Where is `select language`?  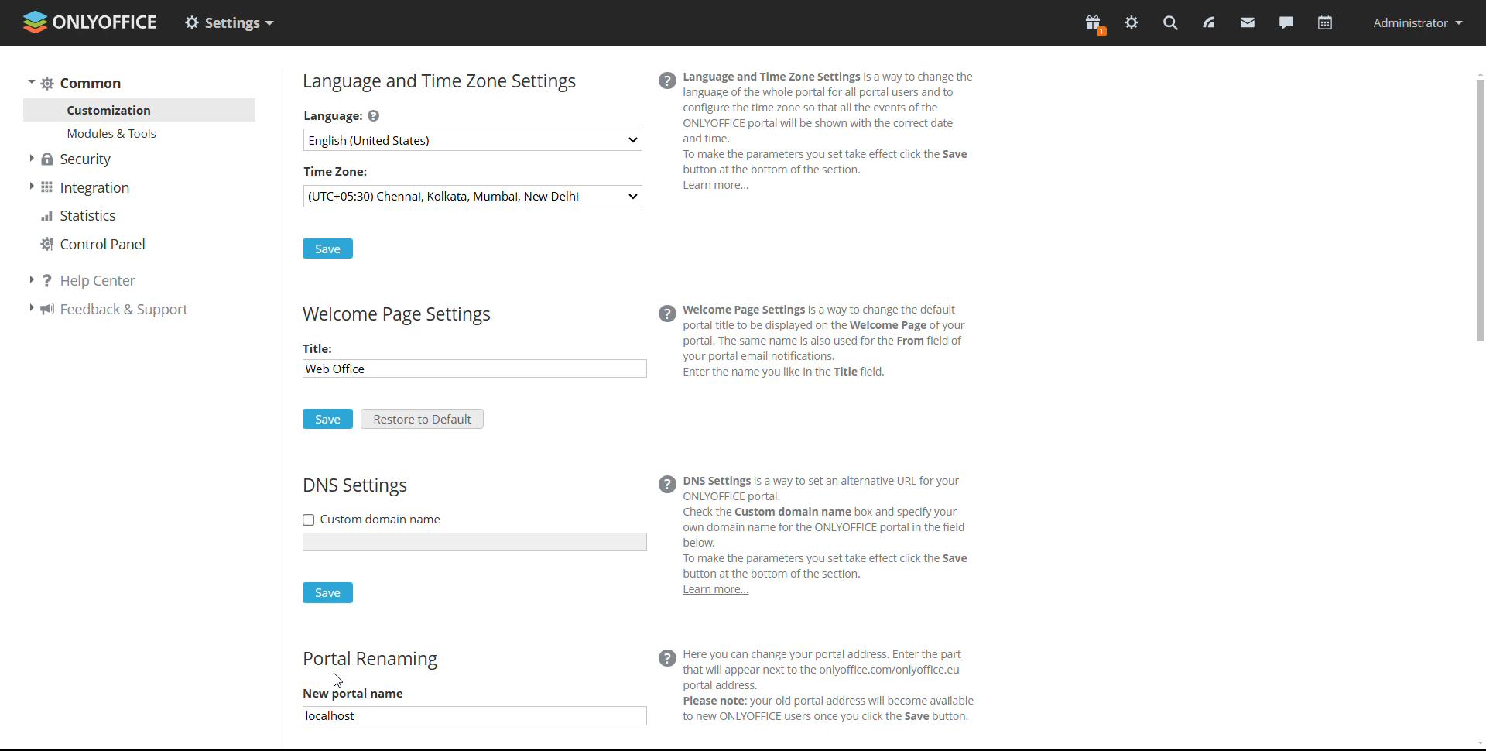
select language is located at coordinates (473, 139).